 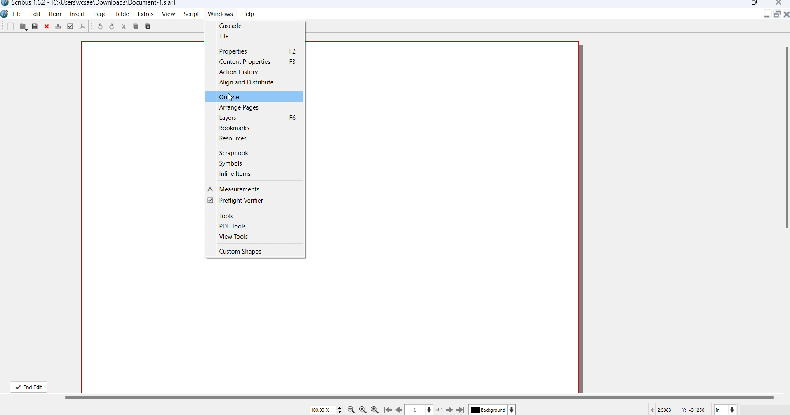 What do you see at coordinates (229, 163) in the screenshot?
I see `Symbols` at bounding box center [229, 163].